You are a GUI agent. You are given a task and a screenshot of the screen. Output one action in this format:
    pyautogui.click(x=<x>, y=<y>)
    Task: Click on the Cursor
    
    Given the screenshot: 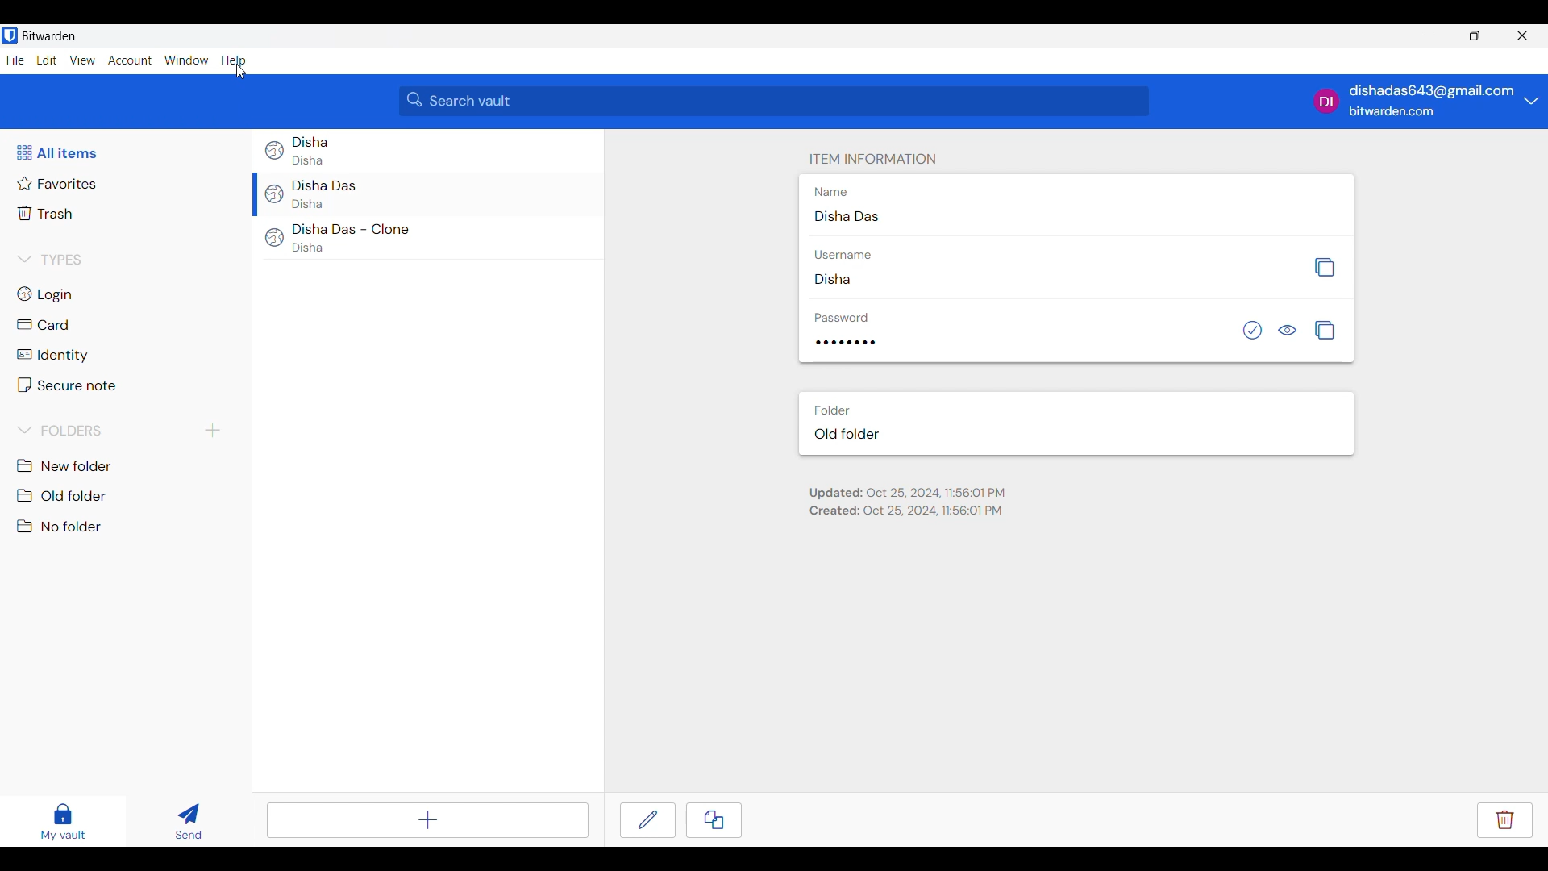 What is the action you would take?
    pyautogui.click(x=241, y=72)
    